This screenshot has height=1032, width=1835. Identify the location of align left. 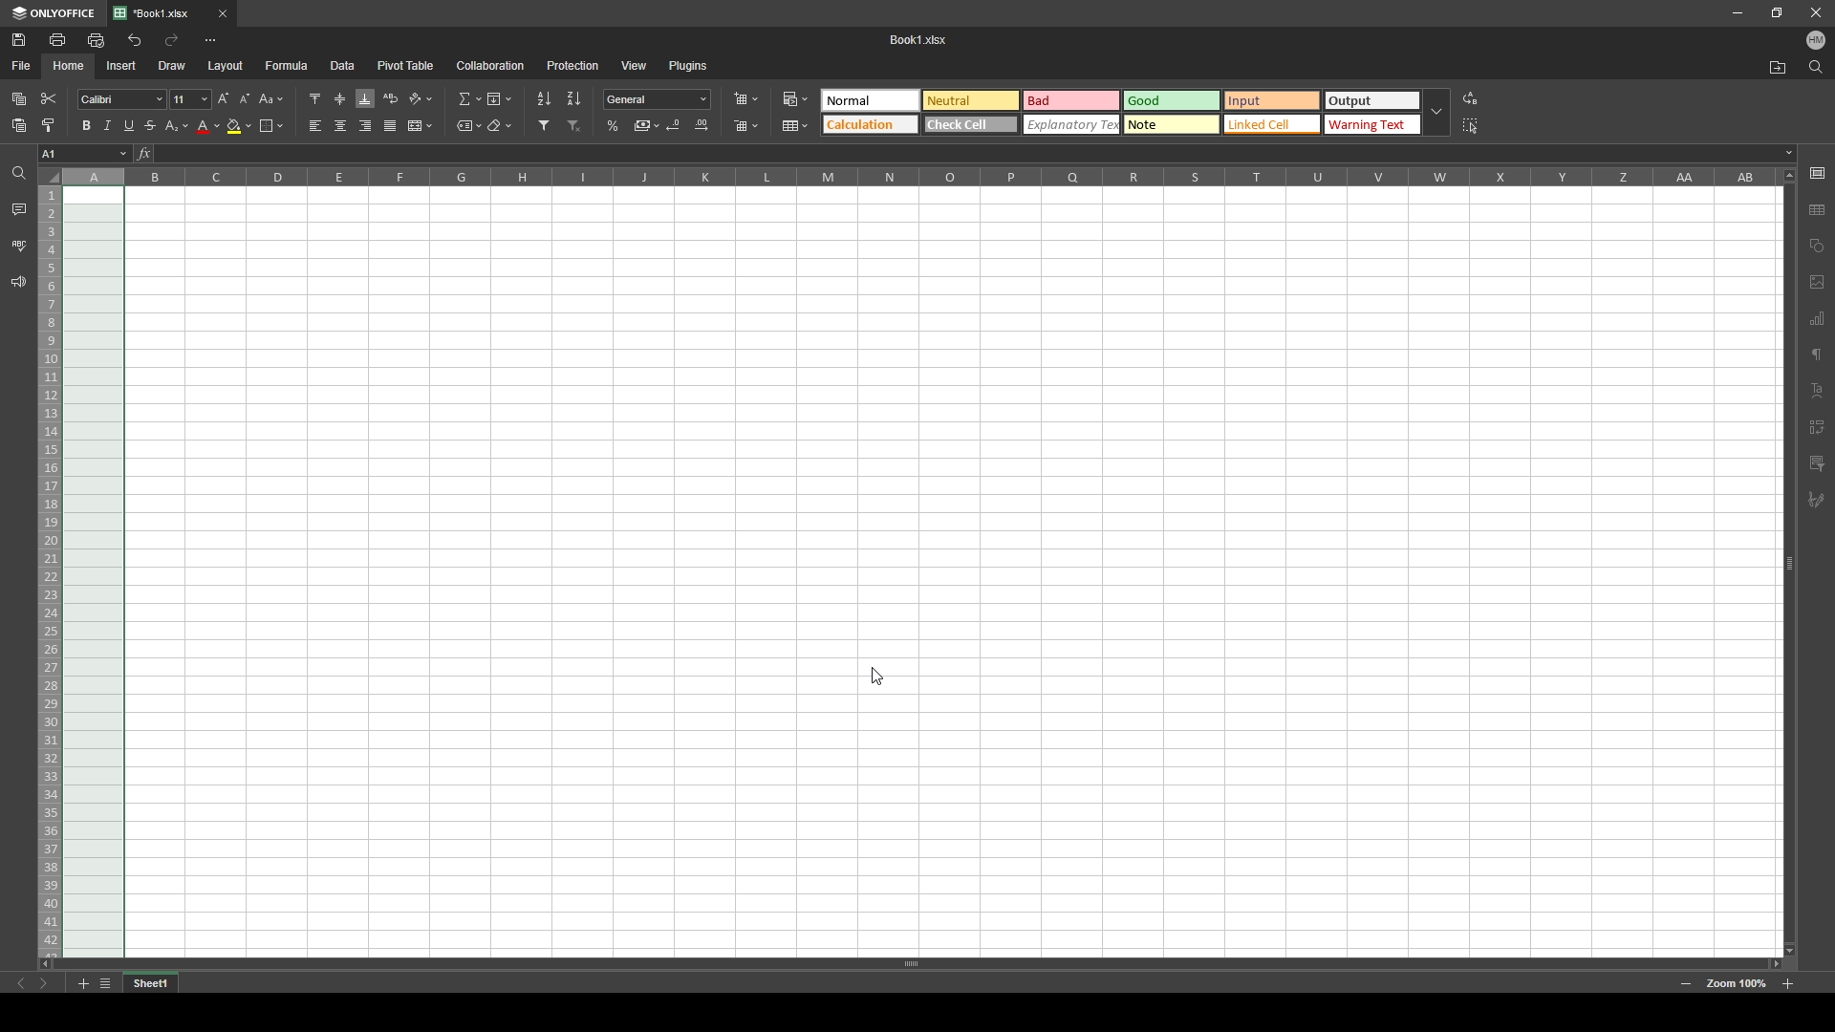
(314, 126).